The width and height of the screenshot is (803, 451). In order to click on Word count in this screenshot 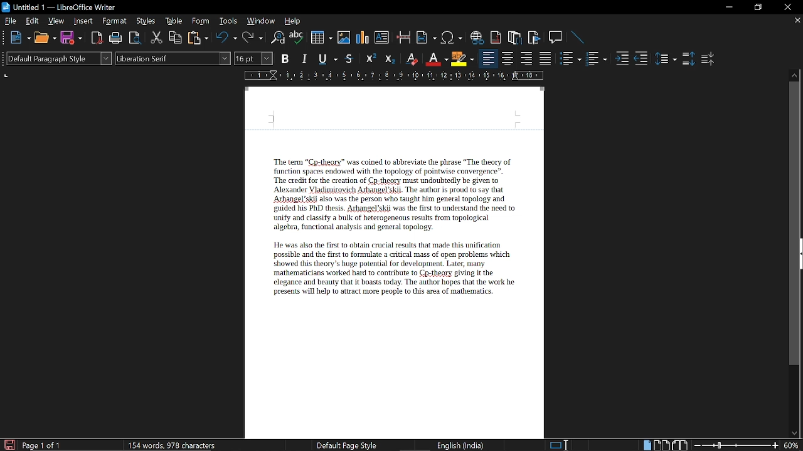, I will do `click(185, 445)`.